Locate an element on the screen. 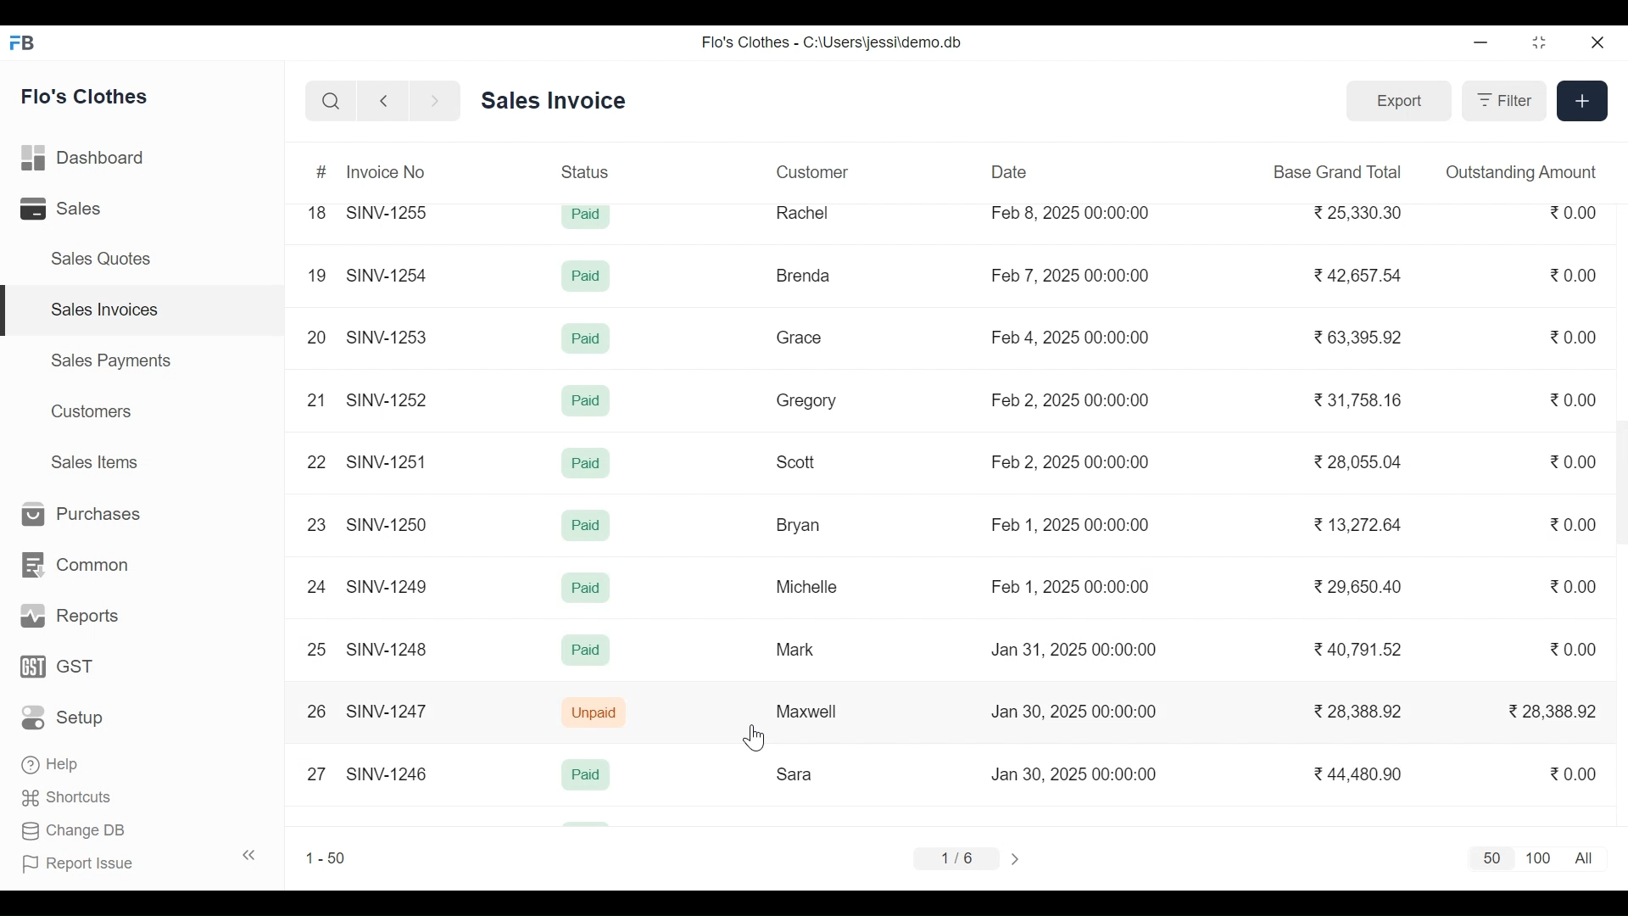  Paid is located at coordinates (586, 650).